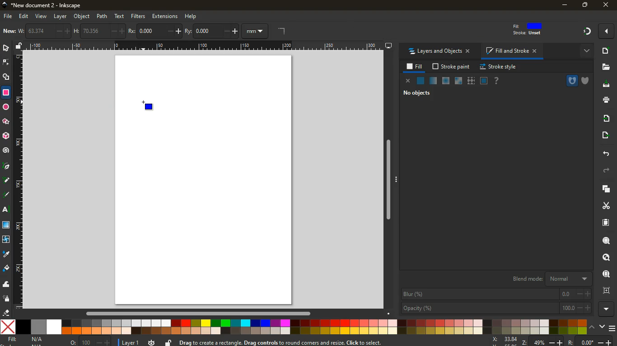 The width and height of the screenshot is (617, 346). Describe the element at coordinates (204, 47) in the screenshot. I see `` at that location.